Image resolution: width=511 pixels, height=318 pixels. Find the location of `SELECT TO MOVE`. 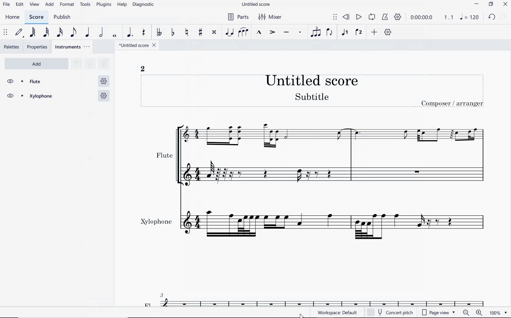

SELECT TO MOVE is located at coordinates (5, 33).